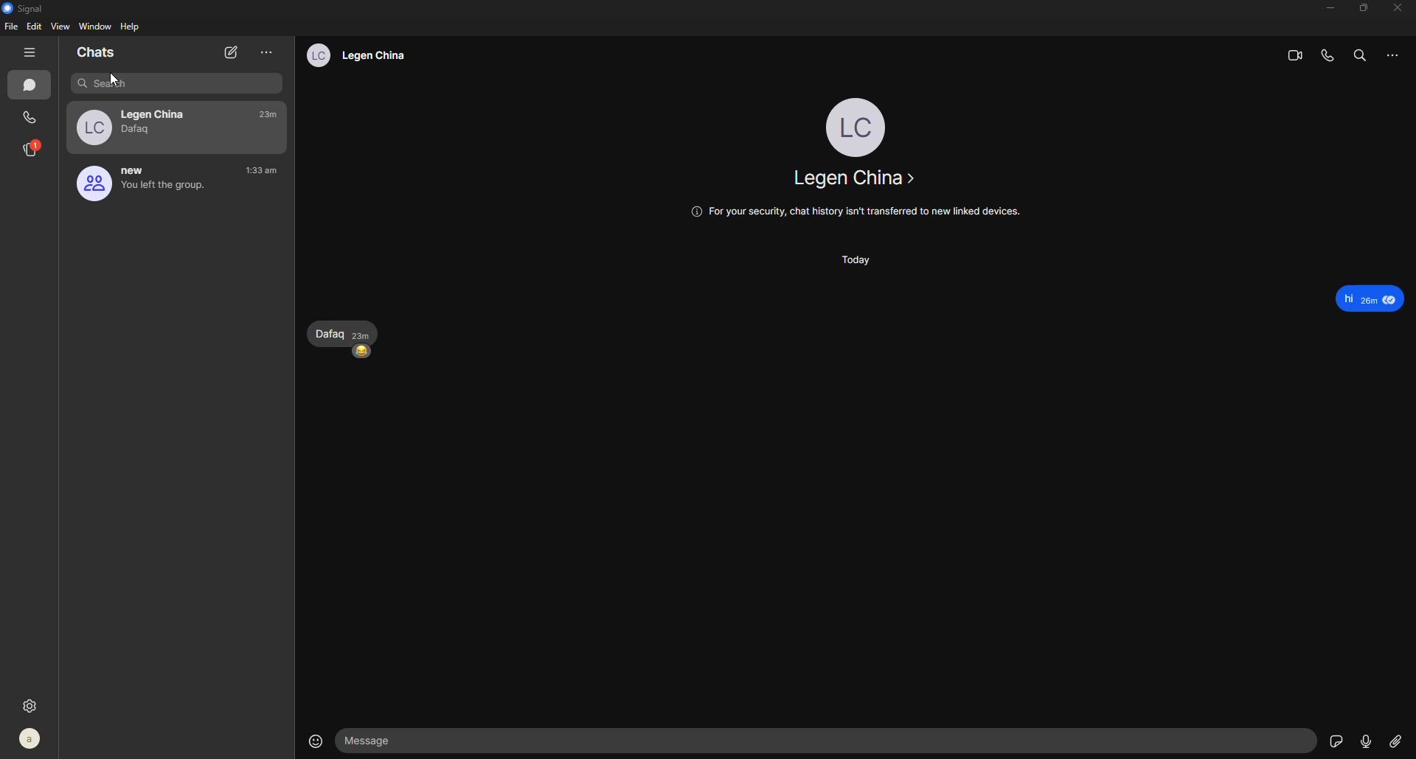 This screenshot has width=1416, height=759. Describe the element at coordinates (157, 113) in the screenshot. I see `legan china ` at that location.